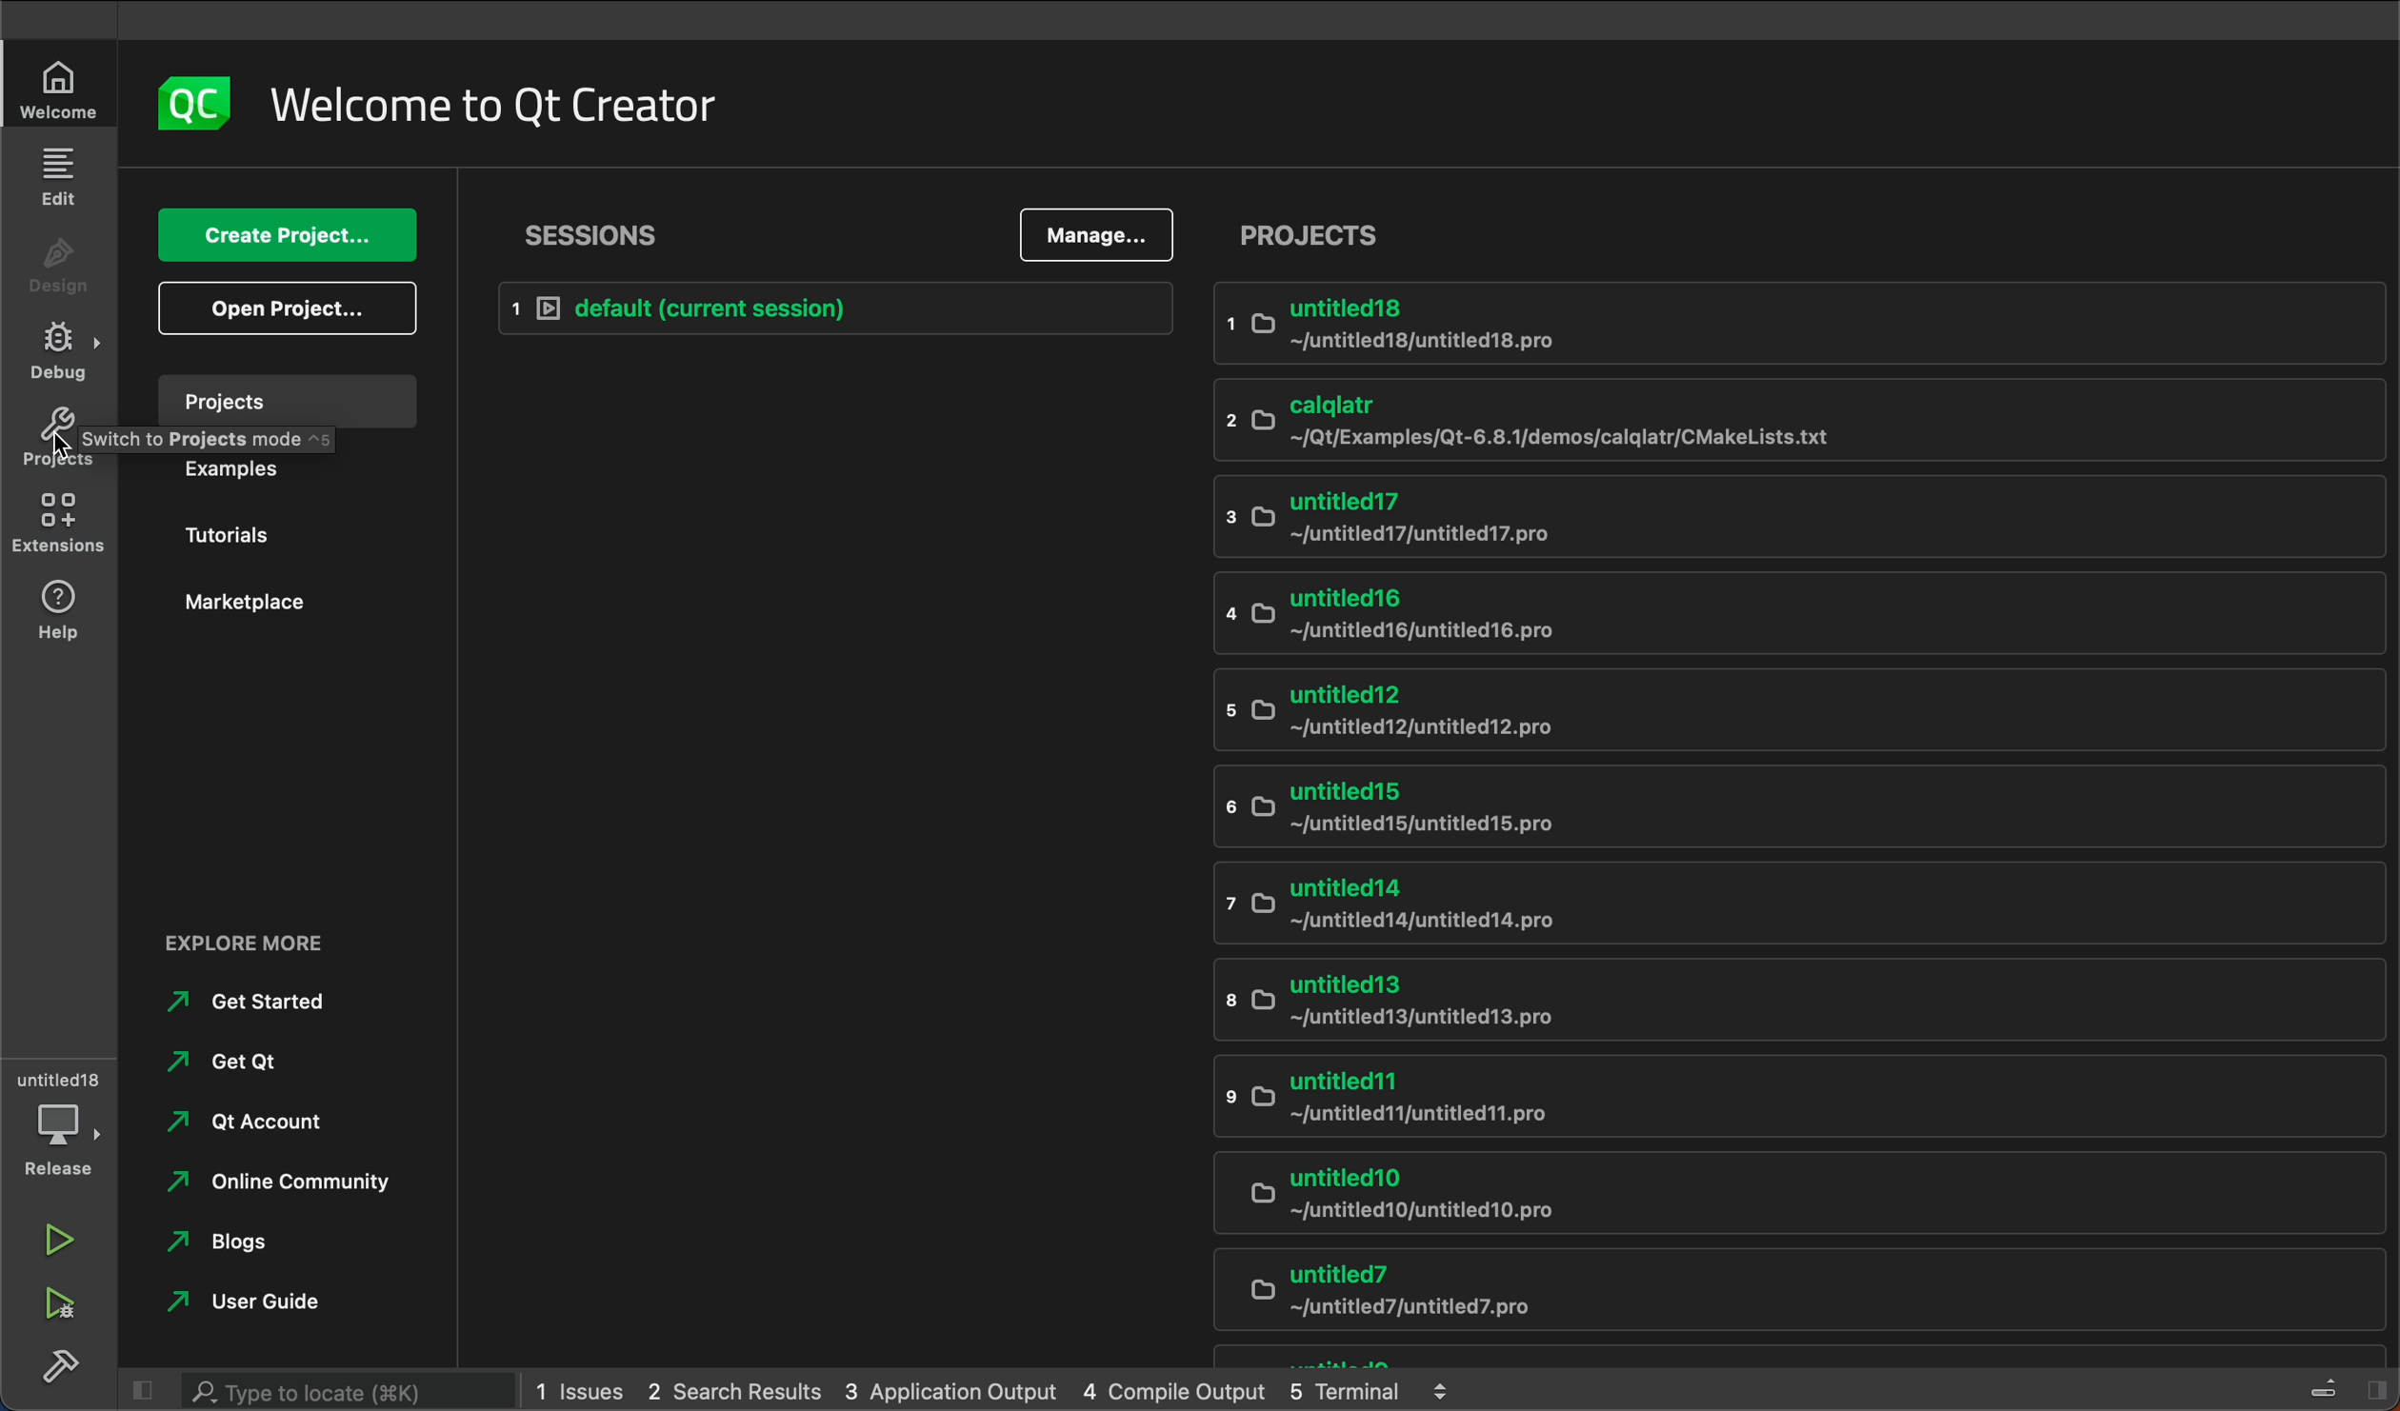  I want to click on untitled10, so click(1768, 1200).